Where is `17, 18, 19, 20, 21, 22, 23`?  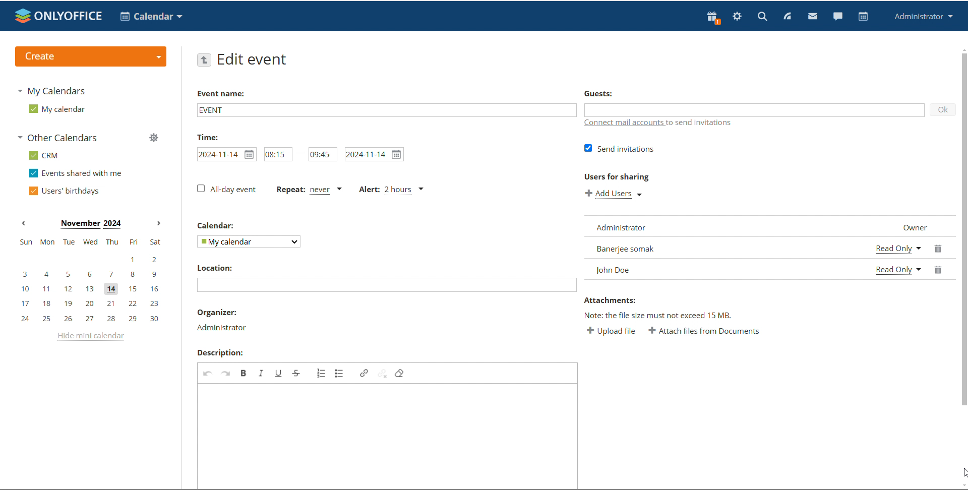
17, 18, 19, 20, 21, 22, 23 is located at coordinates (90, 304).